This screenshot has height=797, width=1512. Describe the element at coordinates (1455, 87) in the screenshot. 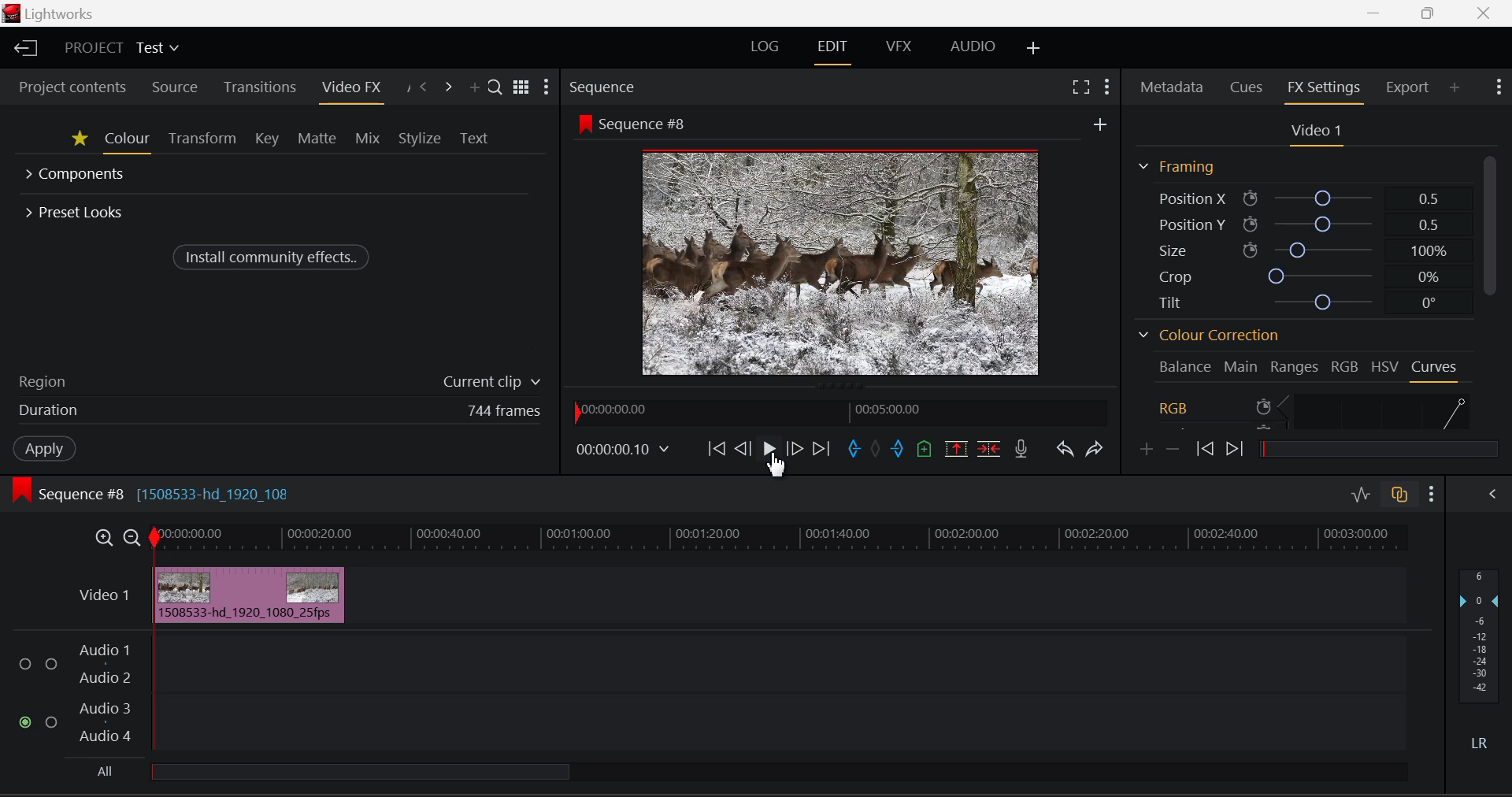

I see `Add Panel` at that location.